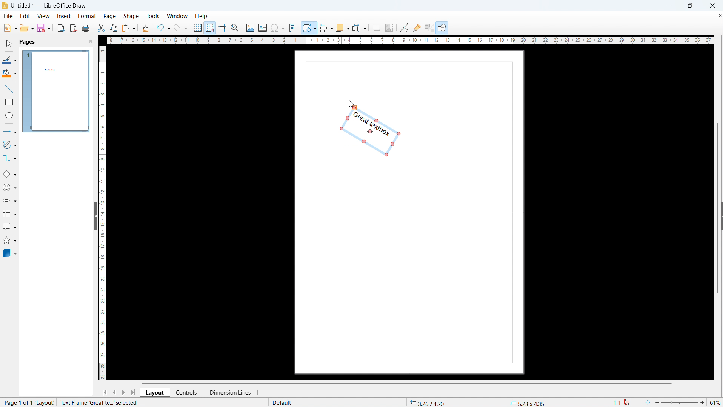  I want to click on redo, so click(181, 28).